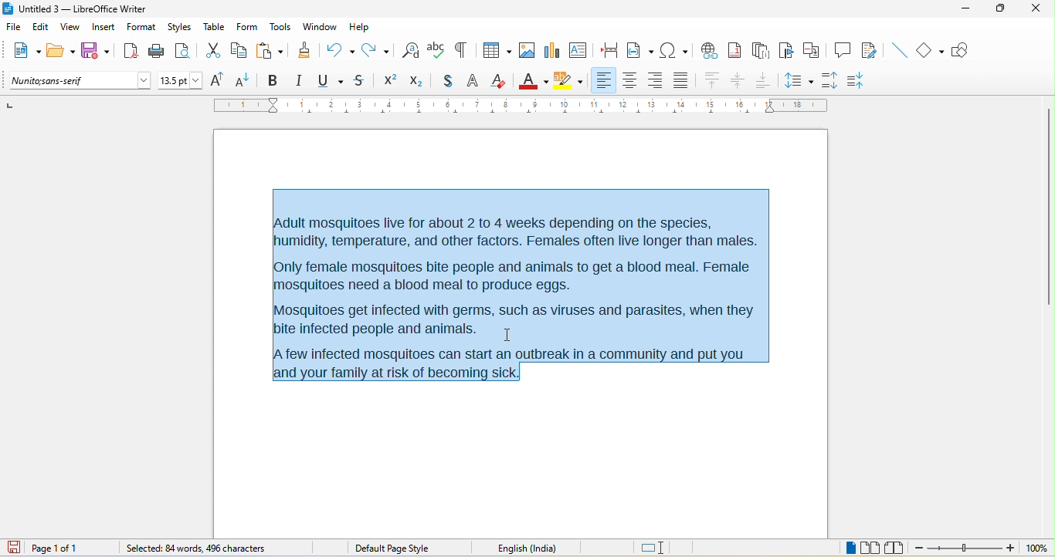  Describe the element at coordinates (872, 51) in the screenshot. I see `show track changes function` at that location.